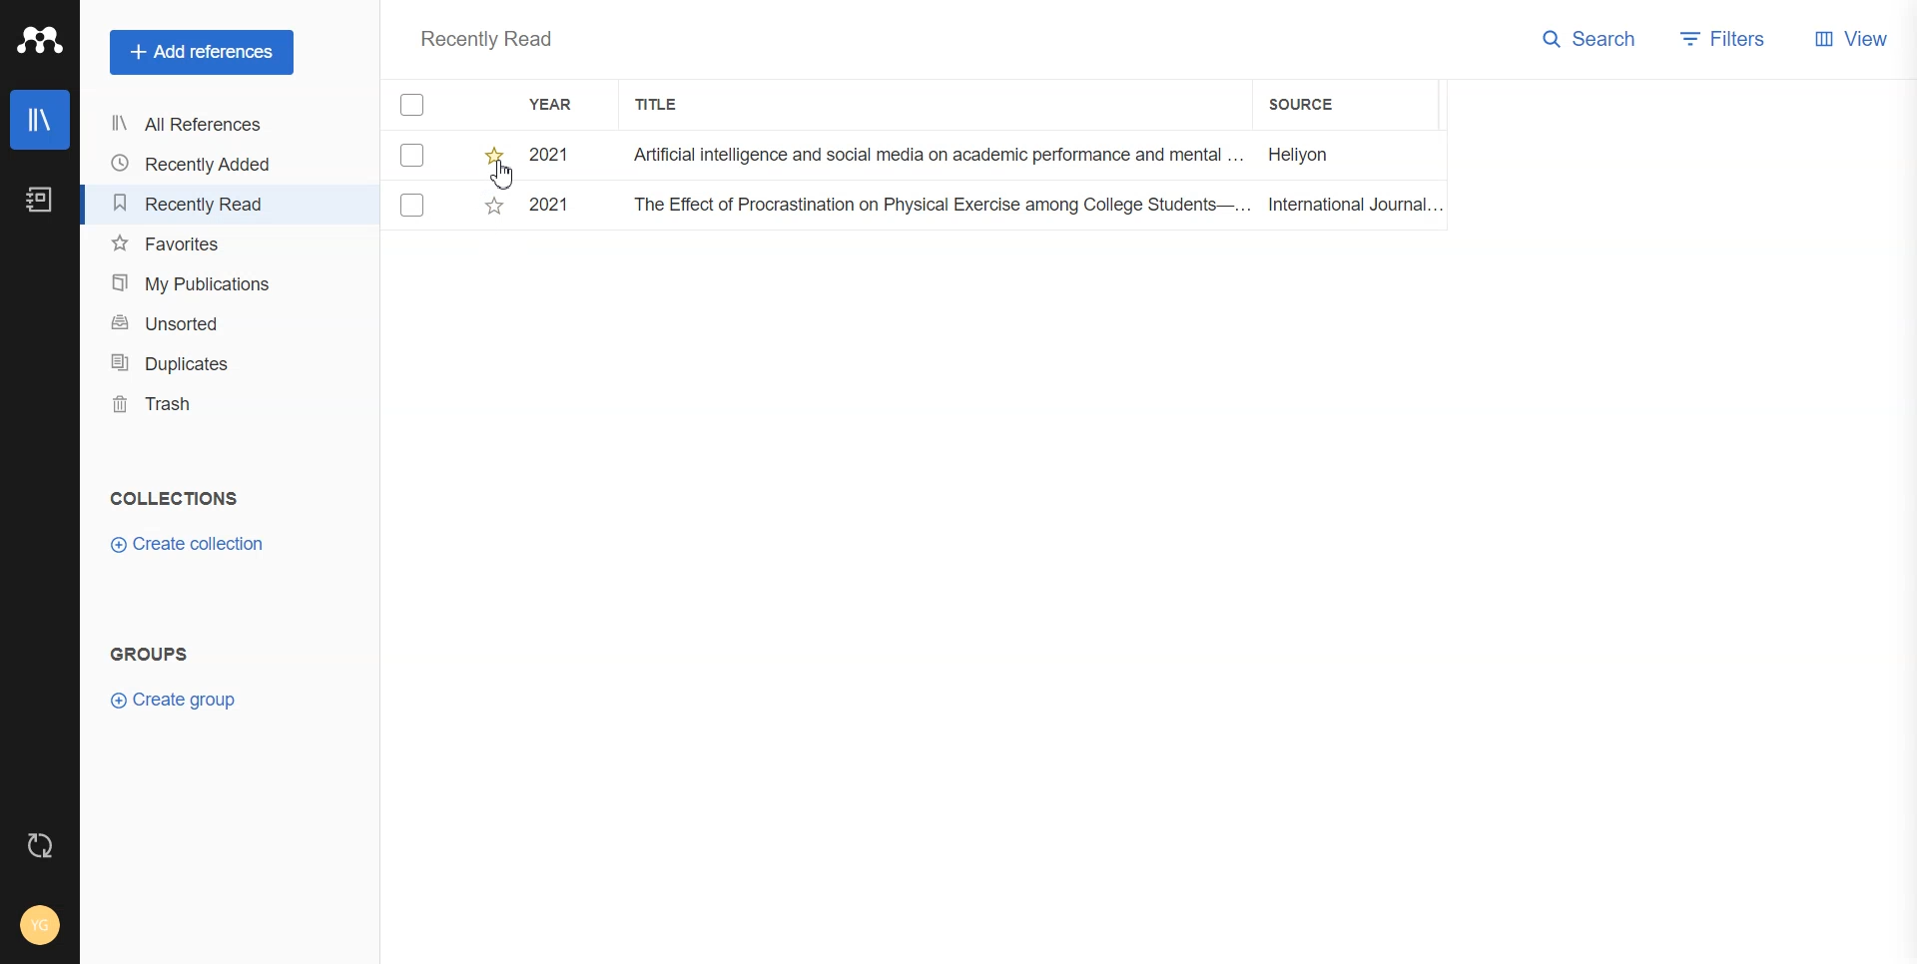 The width and height of the screenshot is (1917, 964). I want to click on Recently added, so click(196, 165).